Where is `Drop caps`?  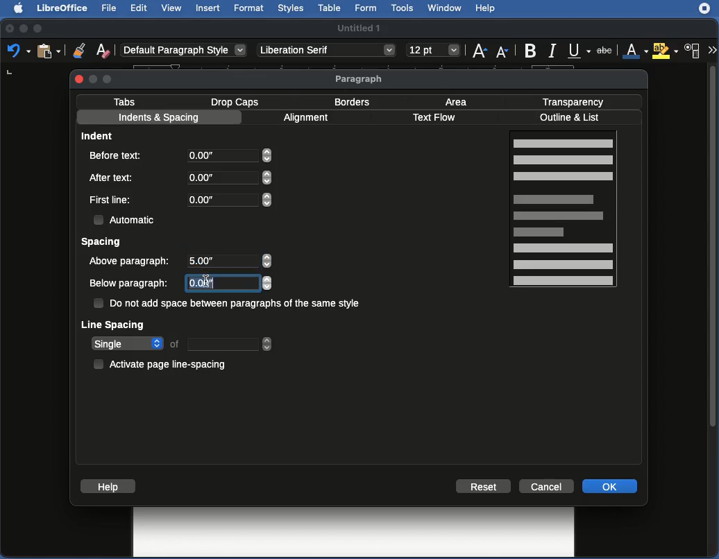
Drop caps is located at coordinates (237, 101).